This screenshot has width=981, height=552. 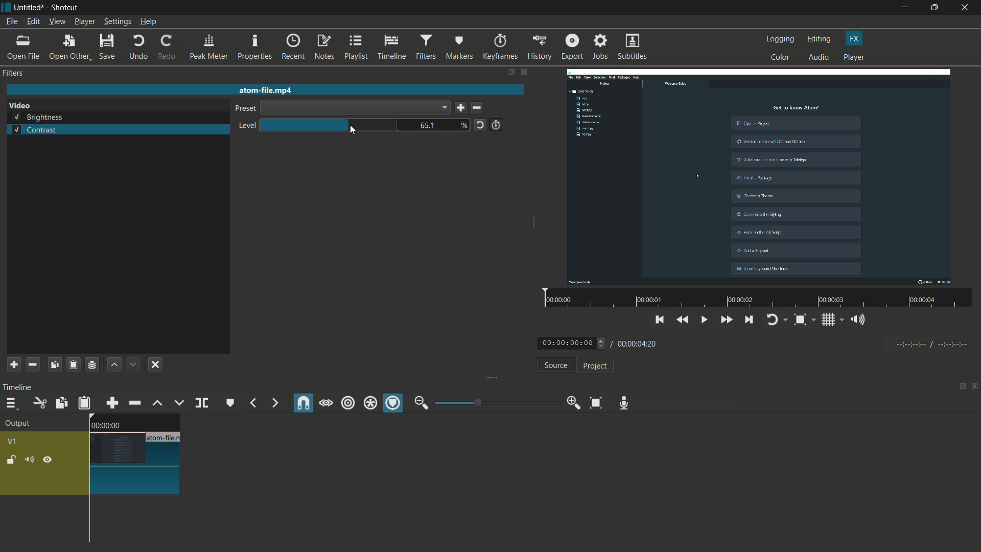 I want to click on move filter down, so click(x=134, y=364).